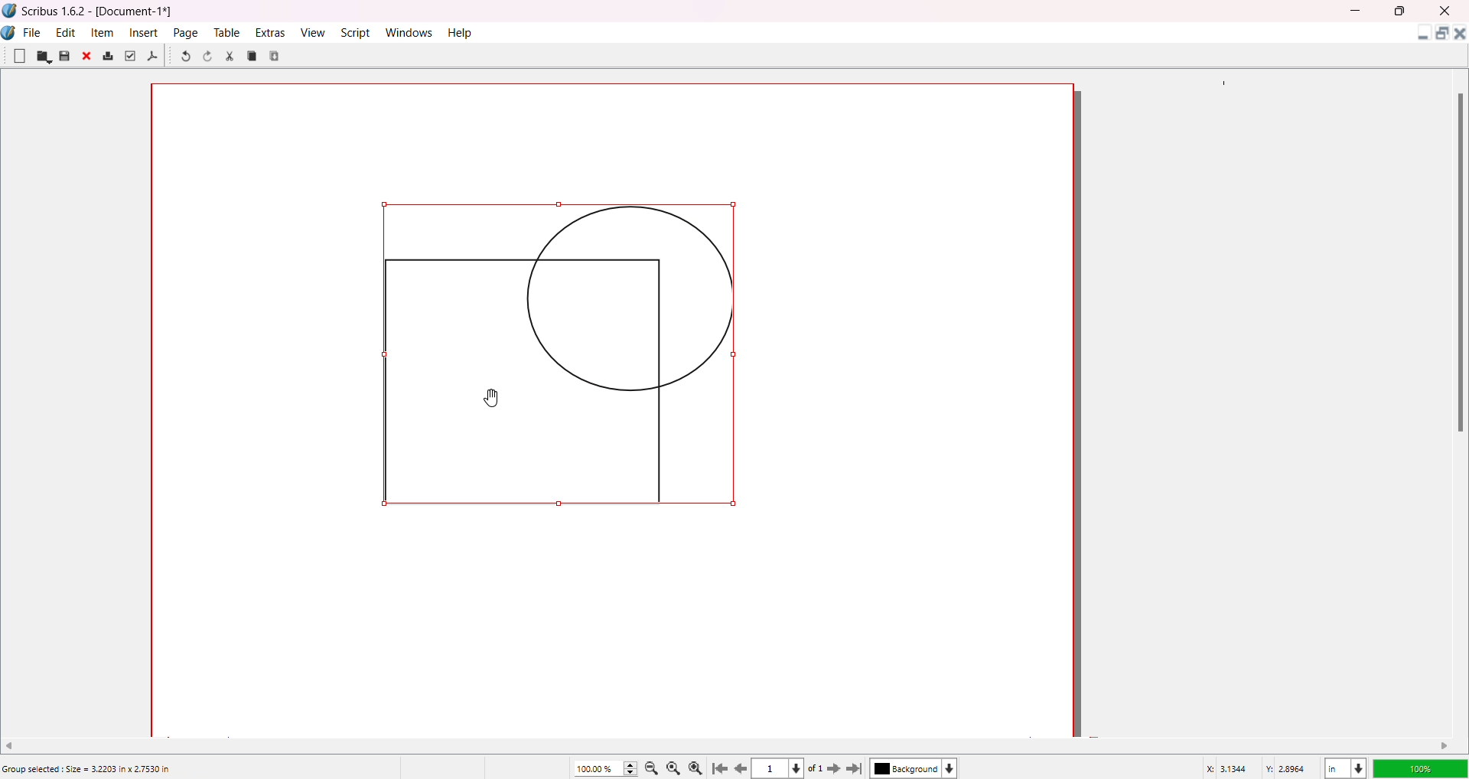 Image resolution: width=1469 pixels, height=779 pixels. I want to click on Page, so click(187, 32).